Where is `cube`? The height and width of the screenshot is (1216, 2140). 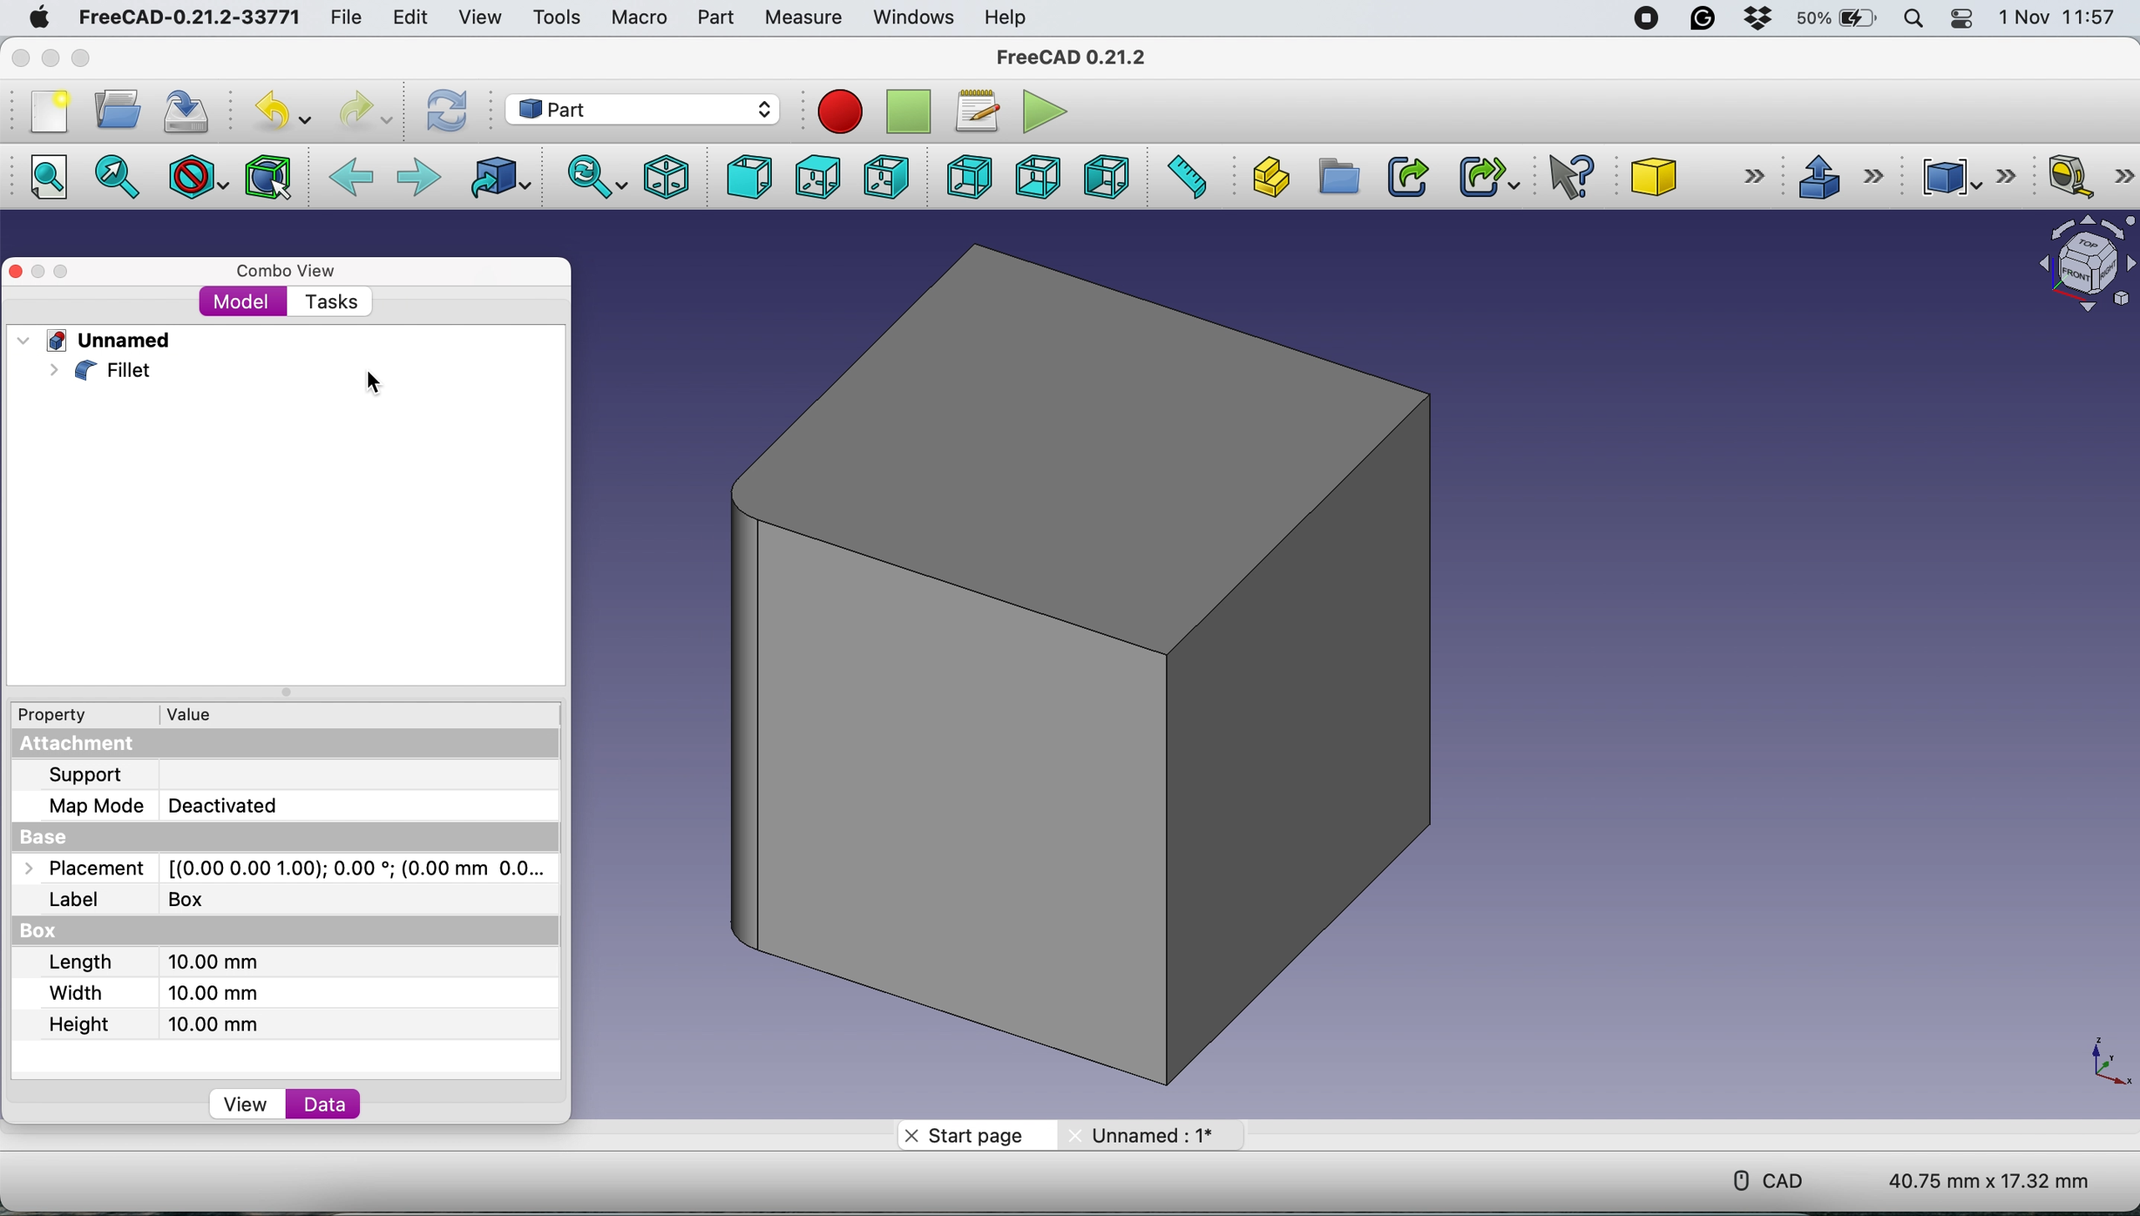 cube is located at coordinates (1696, 175).